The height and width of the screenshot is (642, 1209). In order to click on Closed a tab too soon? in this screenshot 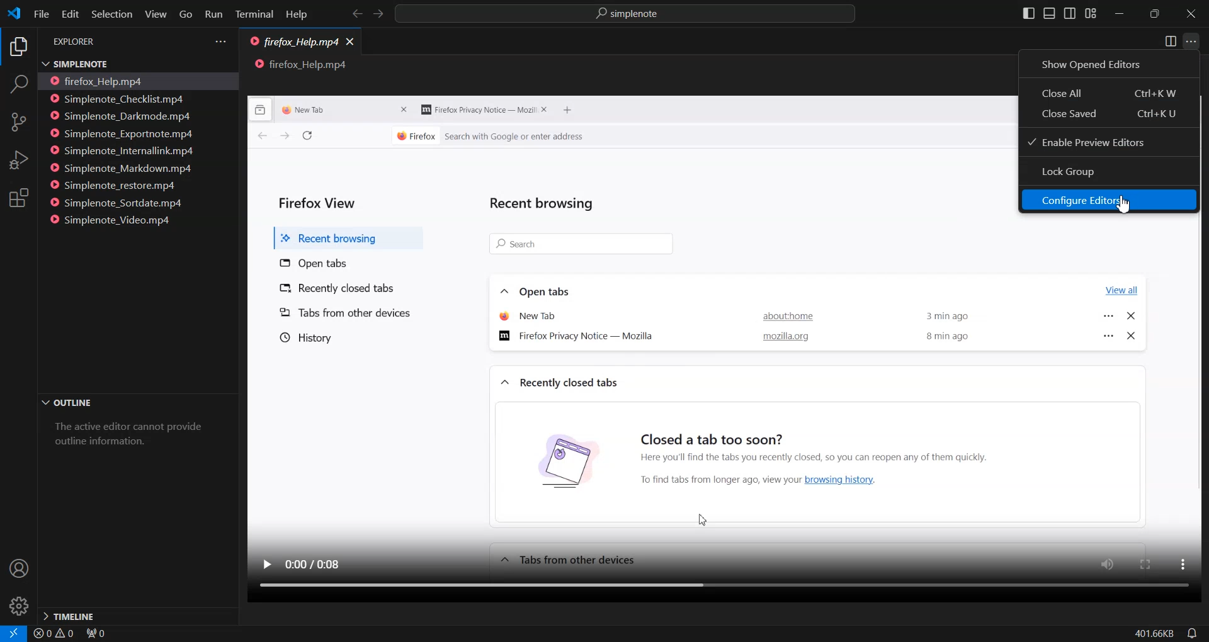, I will do `click(713, 434)`.